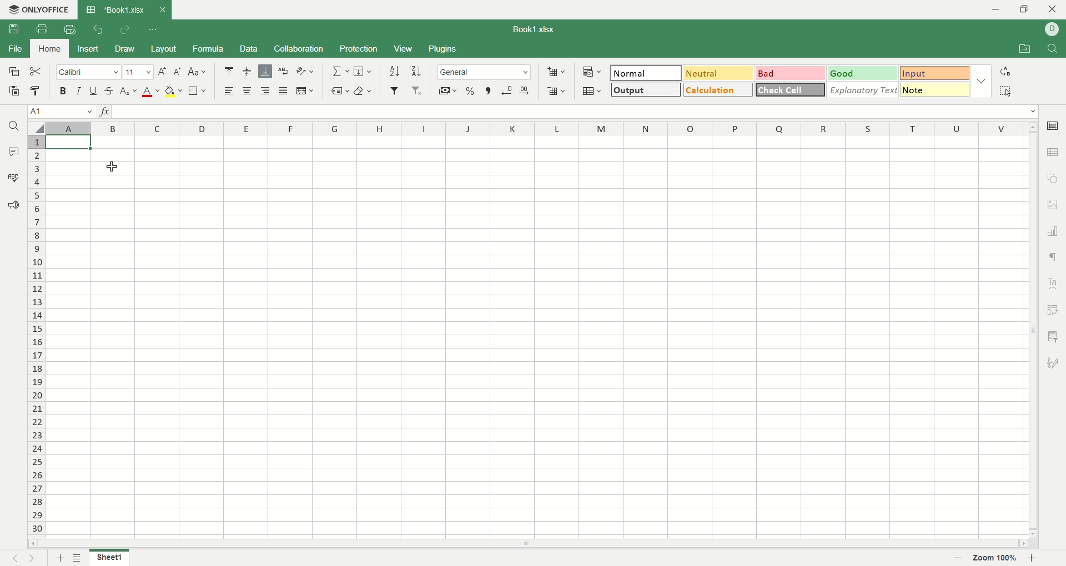 The height and width of the screenshot is (566, 1066). I want to click on select all, so click(37, 128).